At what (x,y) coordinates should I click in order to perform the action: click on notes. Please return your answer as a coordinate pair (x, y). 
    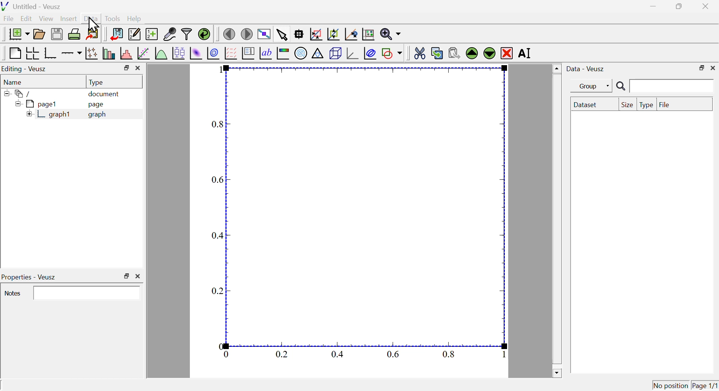
    Looking at the image, I should click on (13, 294).